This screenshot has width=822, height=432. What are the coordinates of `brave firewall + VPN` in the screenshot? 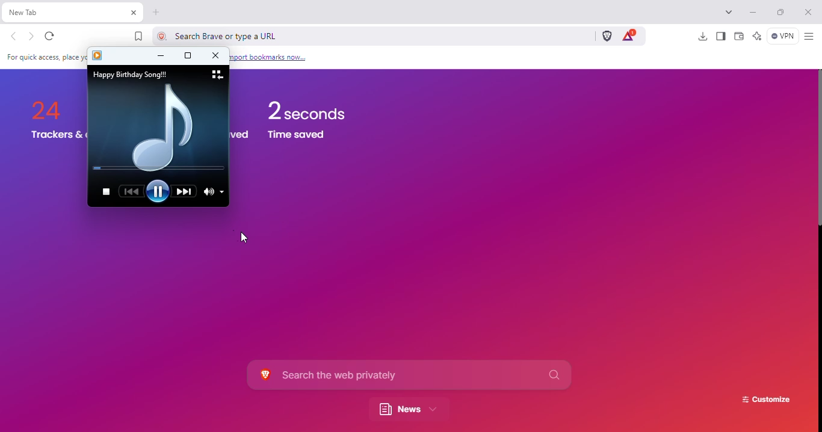 It's located at (782, 35).